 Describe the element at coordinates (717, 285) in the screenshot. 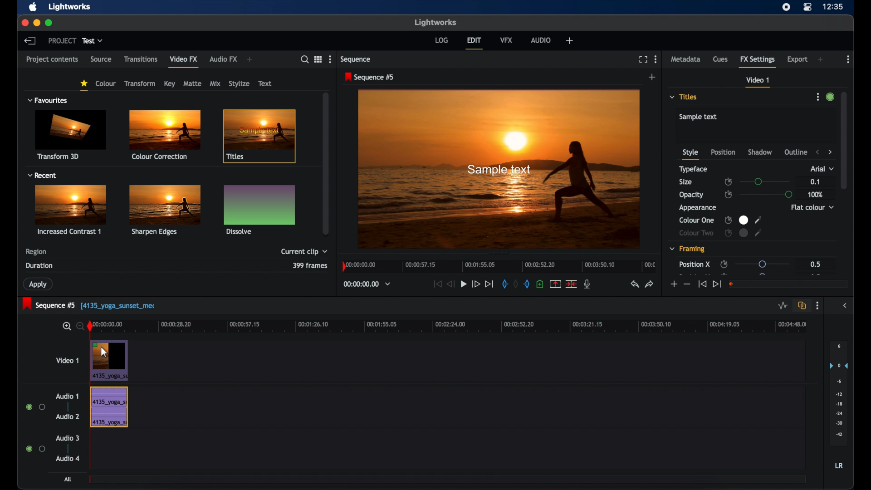

I see `jump to end` at that location.